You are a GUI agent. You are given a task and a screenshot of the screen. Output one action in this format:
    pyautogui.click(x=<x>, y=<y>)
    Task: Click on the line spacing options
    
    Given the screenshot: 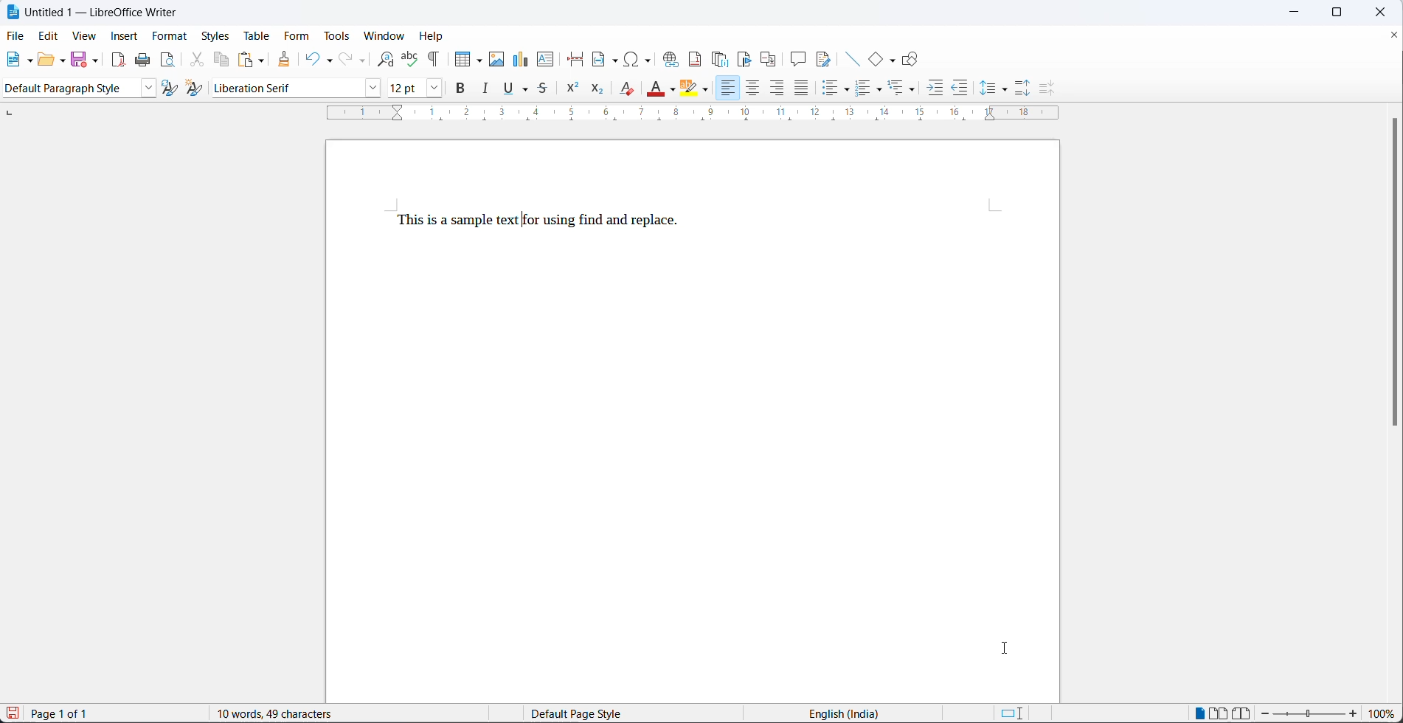 What is the action you would take?
    pyautogui.click(x=987, y=89)
    